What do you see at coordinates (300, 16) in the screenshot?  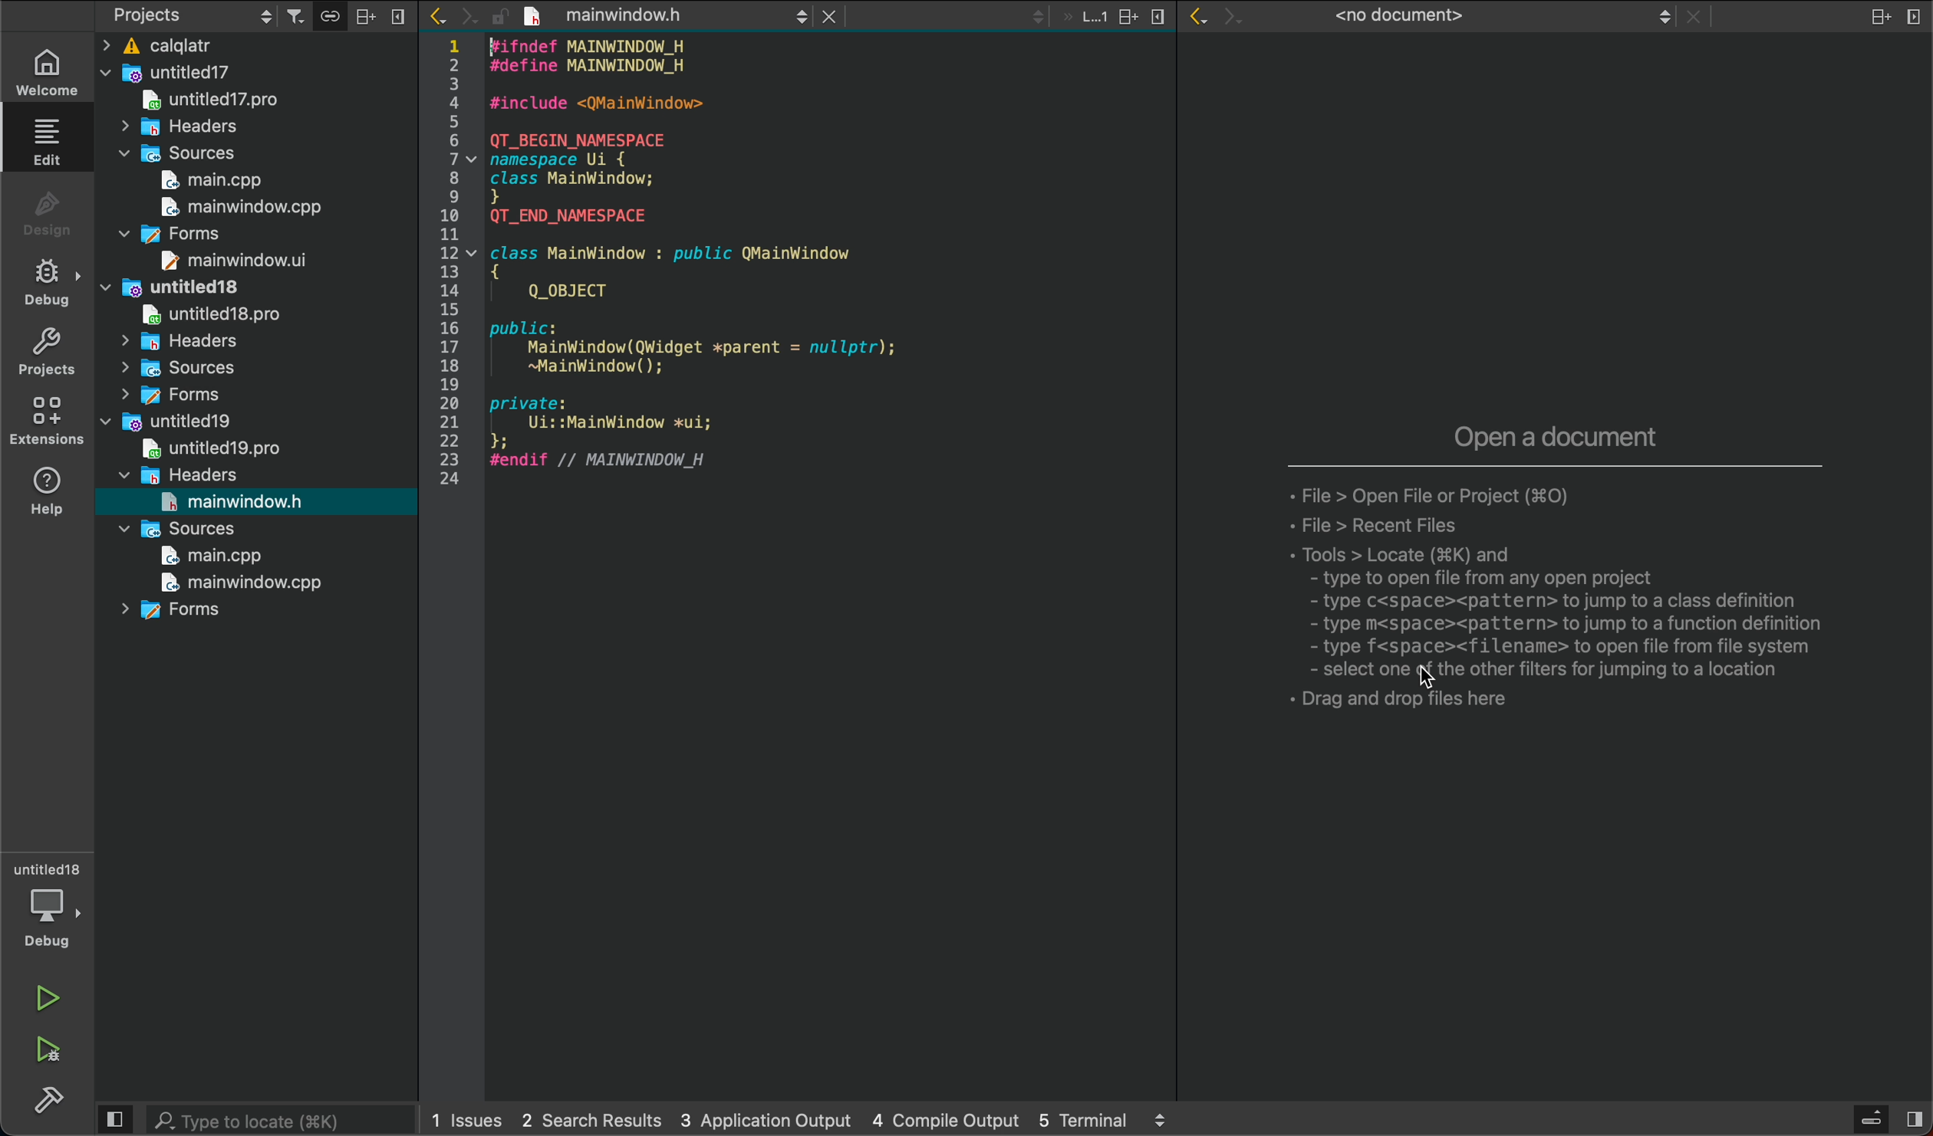 I see `filters` at bounding box center [300, 16].